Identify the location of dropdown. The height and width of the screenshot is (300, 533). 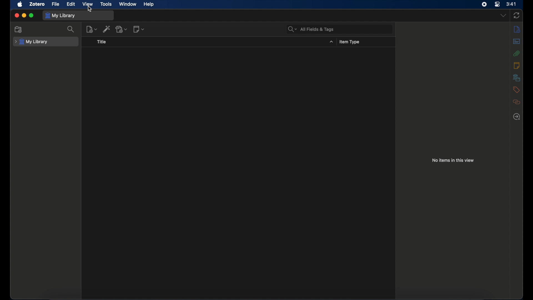
(331, 42).